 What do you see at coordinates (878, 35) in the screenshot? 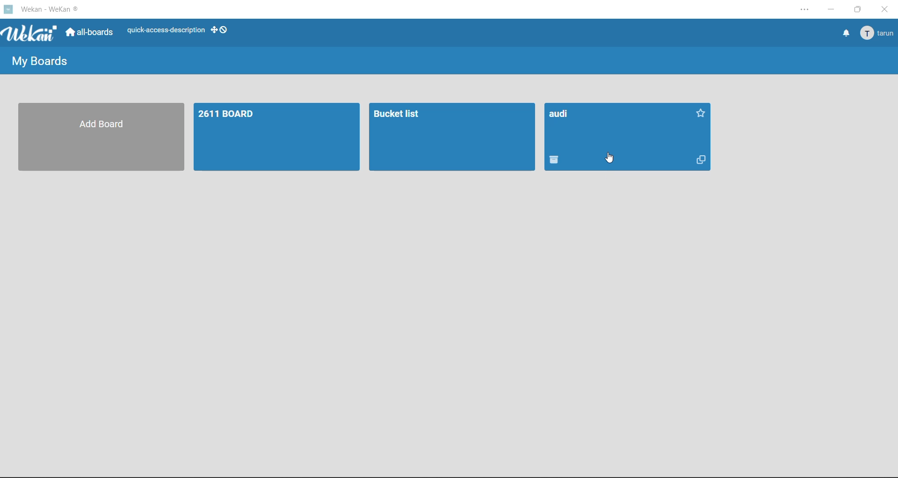
I see `tarun` at bounding box center [878, 35].